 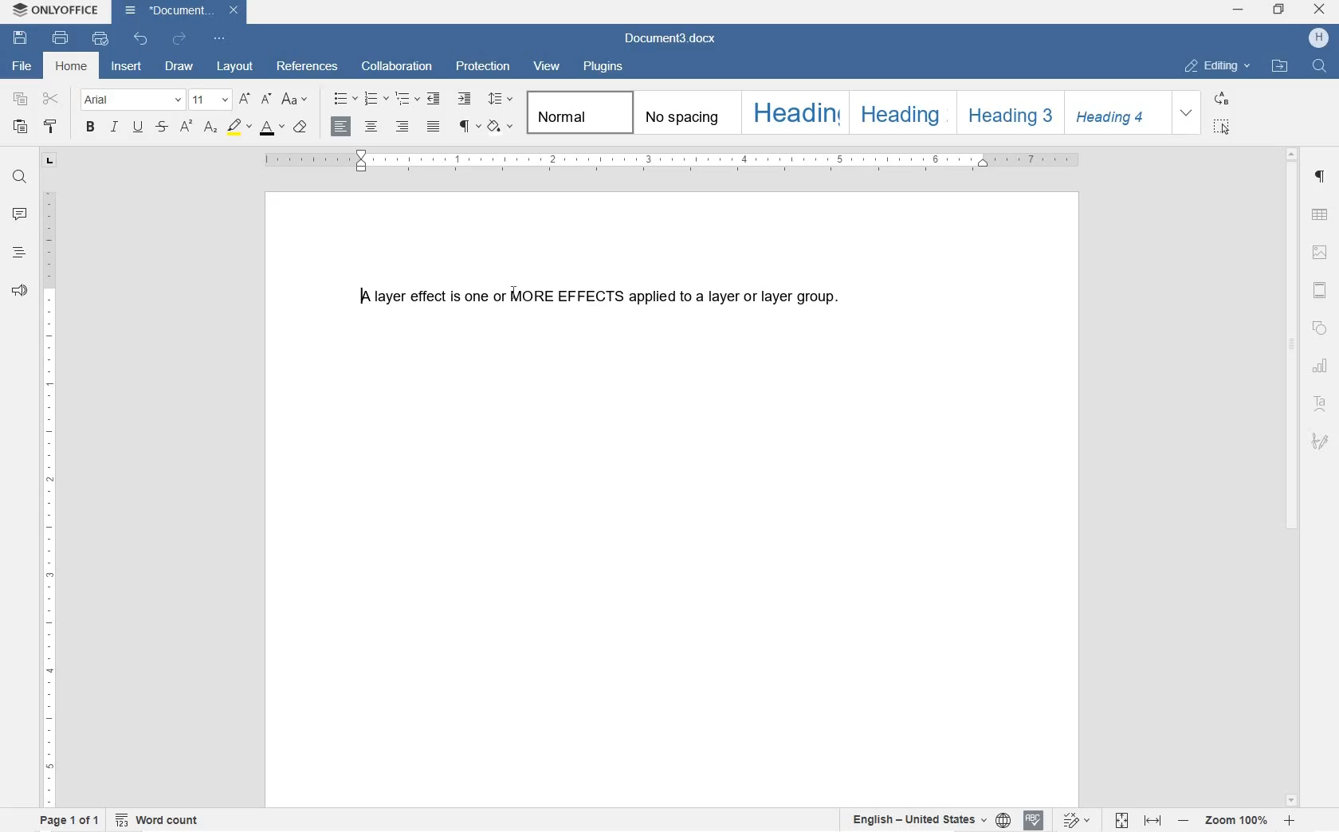 What do you see at coordinates (377, 100) in the screenshot?
I see `NUMBERING` at bounding box center [377, 100].